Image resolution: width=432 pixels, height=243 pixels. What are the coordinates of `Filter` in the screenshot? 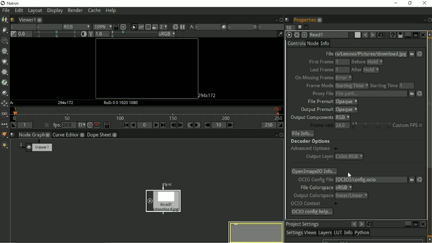 It's located at (4, 72).